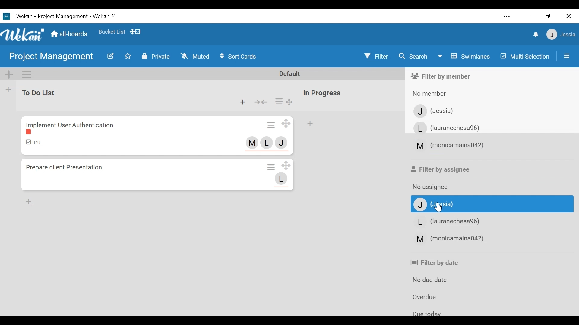 Image resolution: width=579 pixels, height=325 pixels. What do you see at coordinates (524, 56) in the screenshot?
I see `Multi-Selection` at bounding box center [524, 56].